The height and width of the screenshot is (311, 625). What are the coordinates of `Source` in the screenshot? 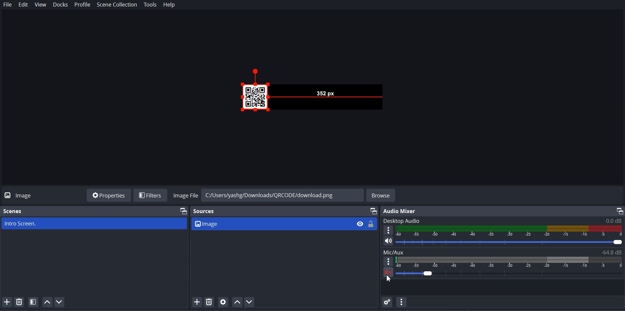 It's located at (204, 212).